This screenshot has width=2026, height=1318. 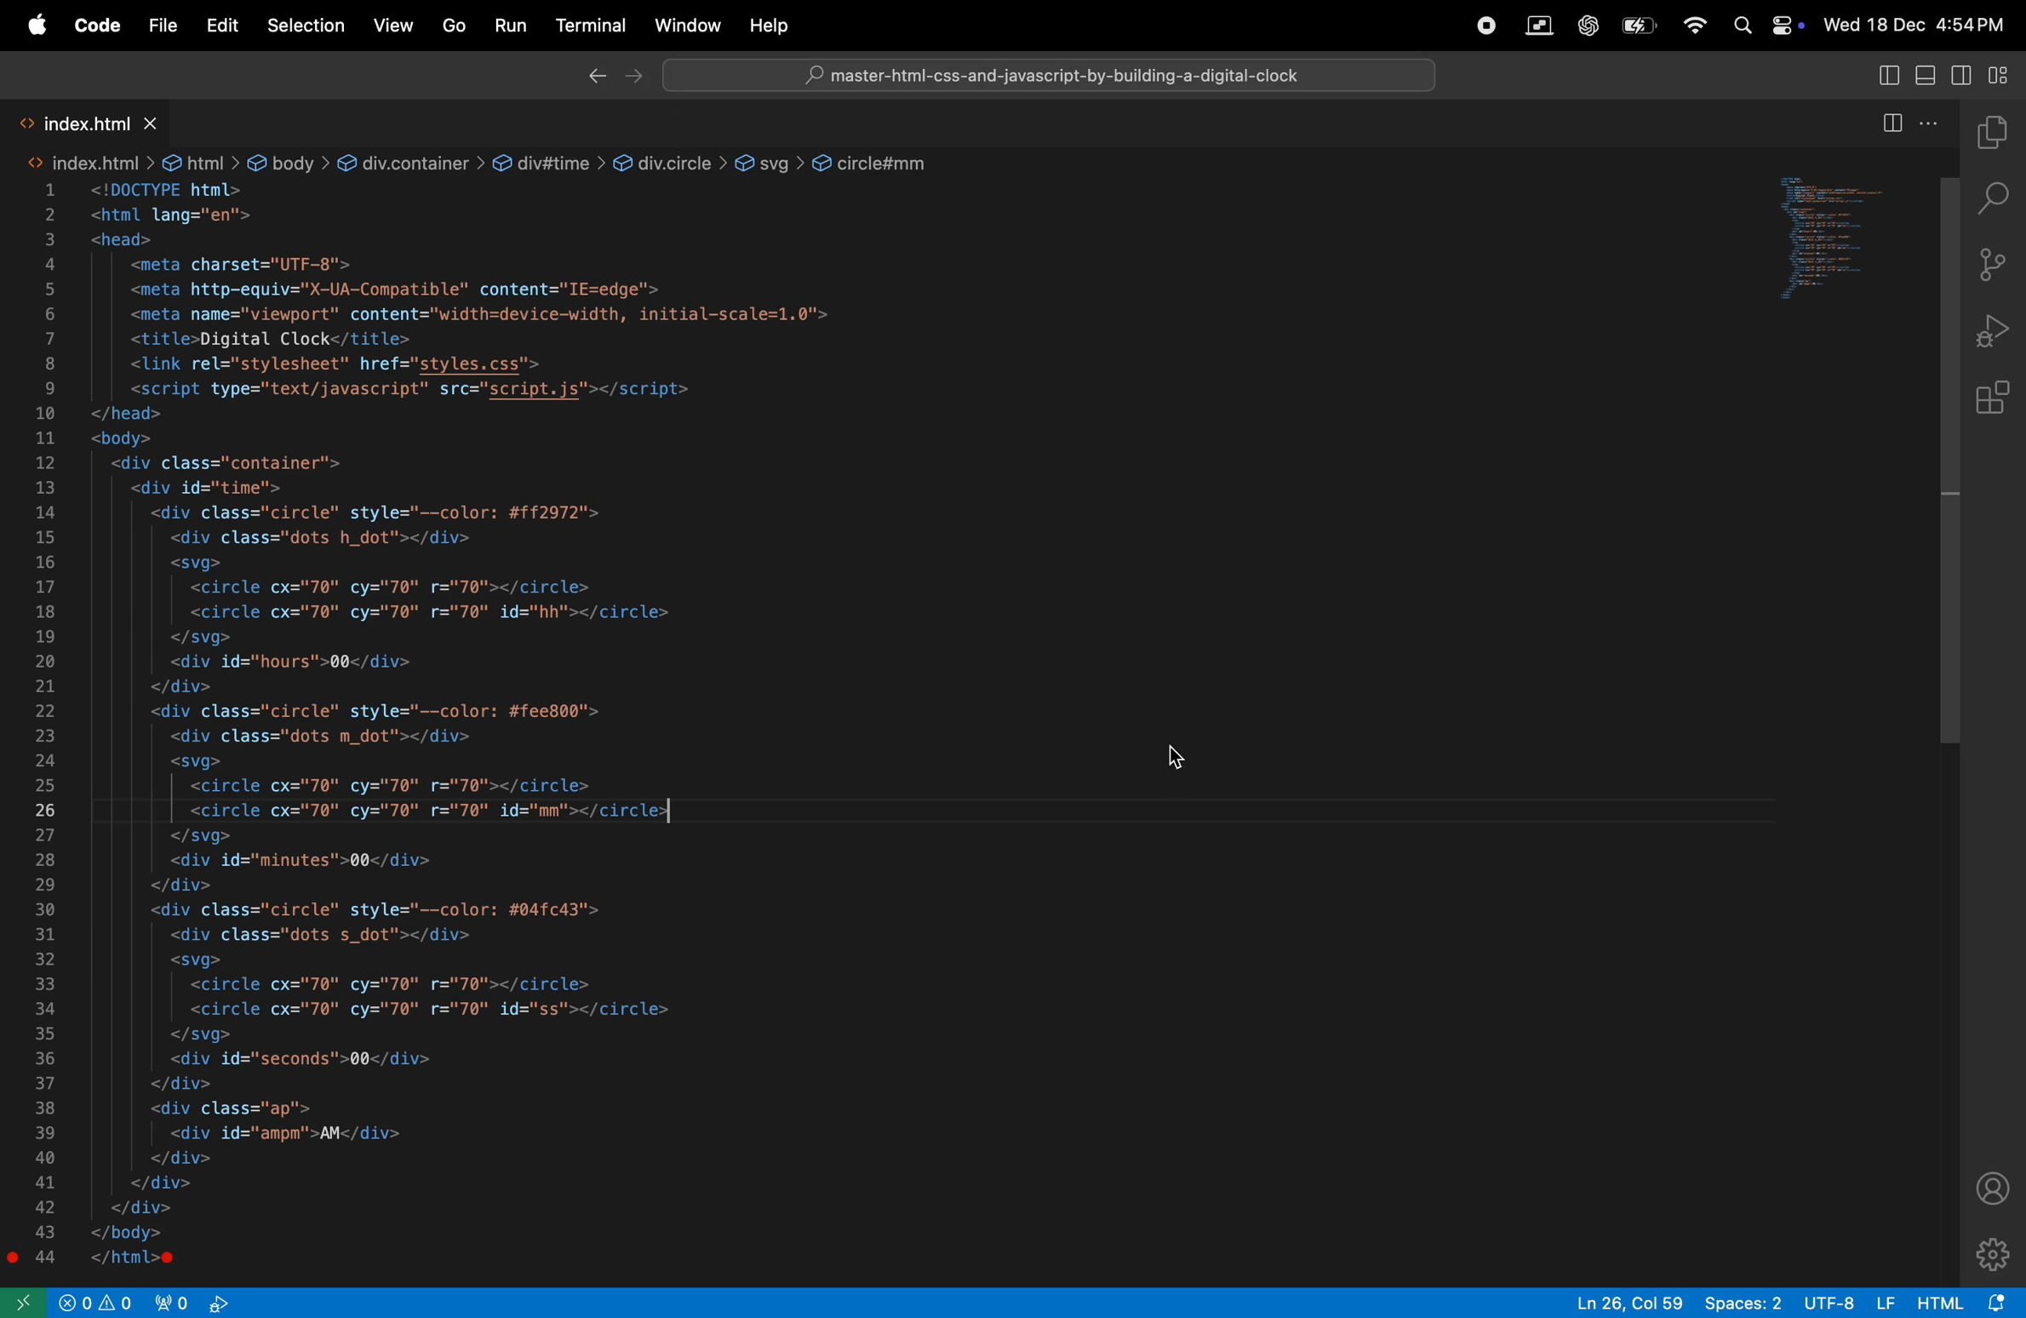 I want to click on run and debug, so click(x=1997, y=333).